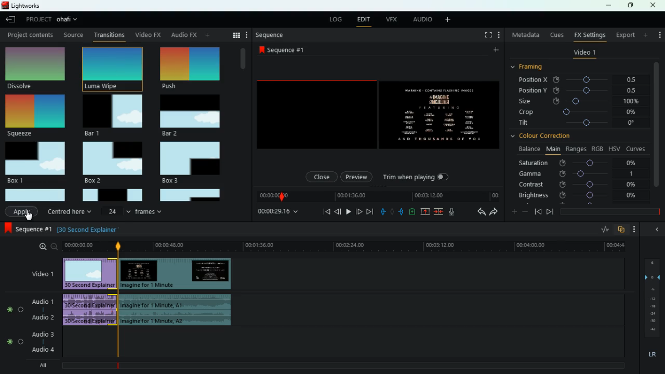 The height and width of the screenshot is (374, 665). What do you see at coordinates (91, 311) in the screenshot?
I see `audio` at bounding box center [91, 311].